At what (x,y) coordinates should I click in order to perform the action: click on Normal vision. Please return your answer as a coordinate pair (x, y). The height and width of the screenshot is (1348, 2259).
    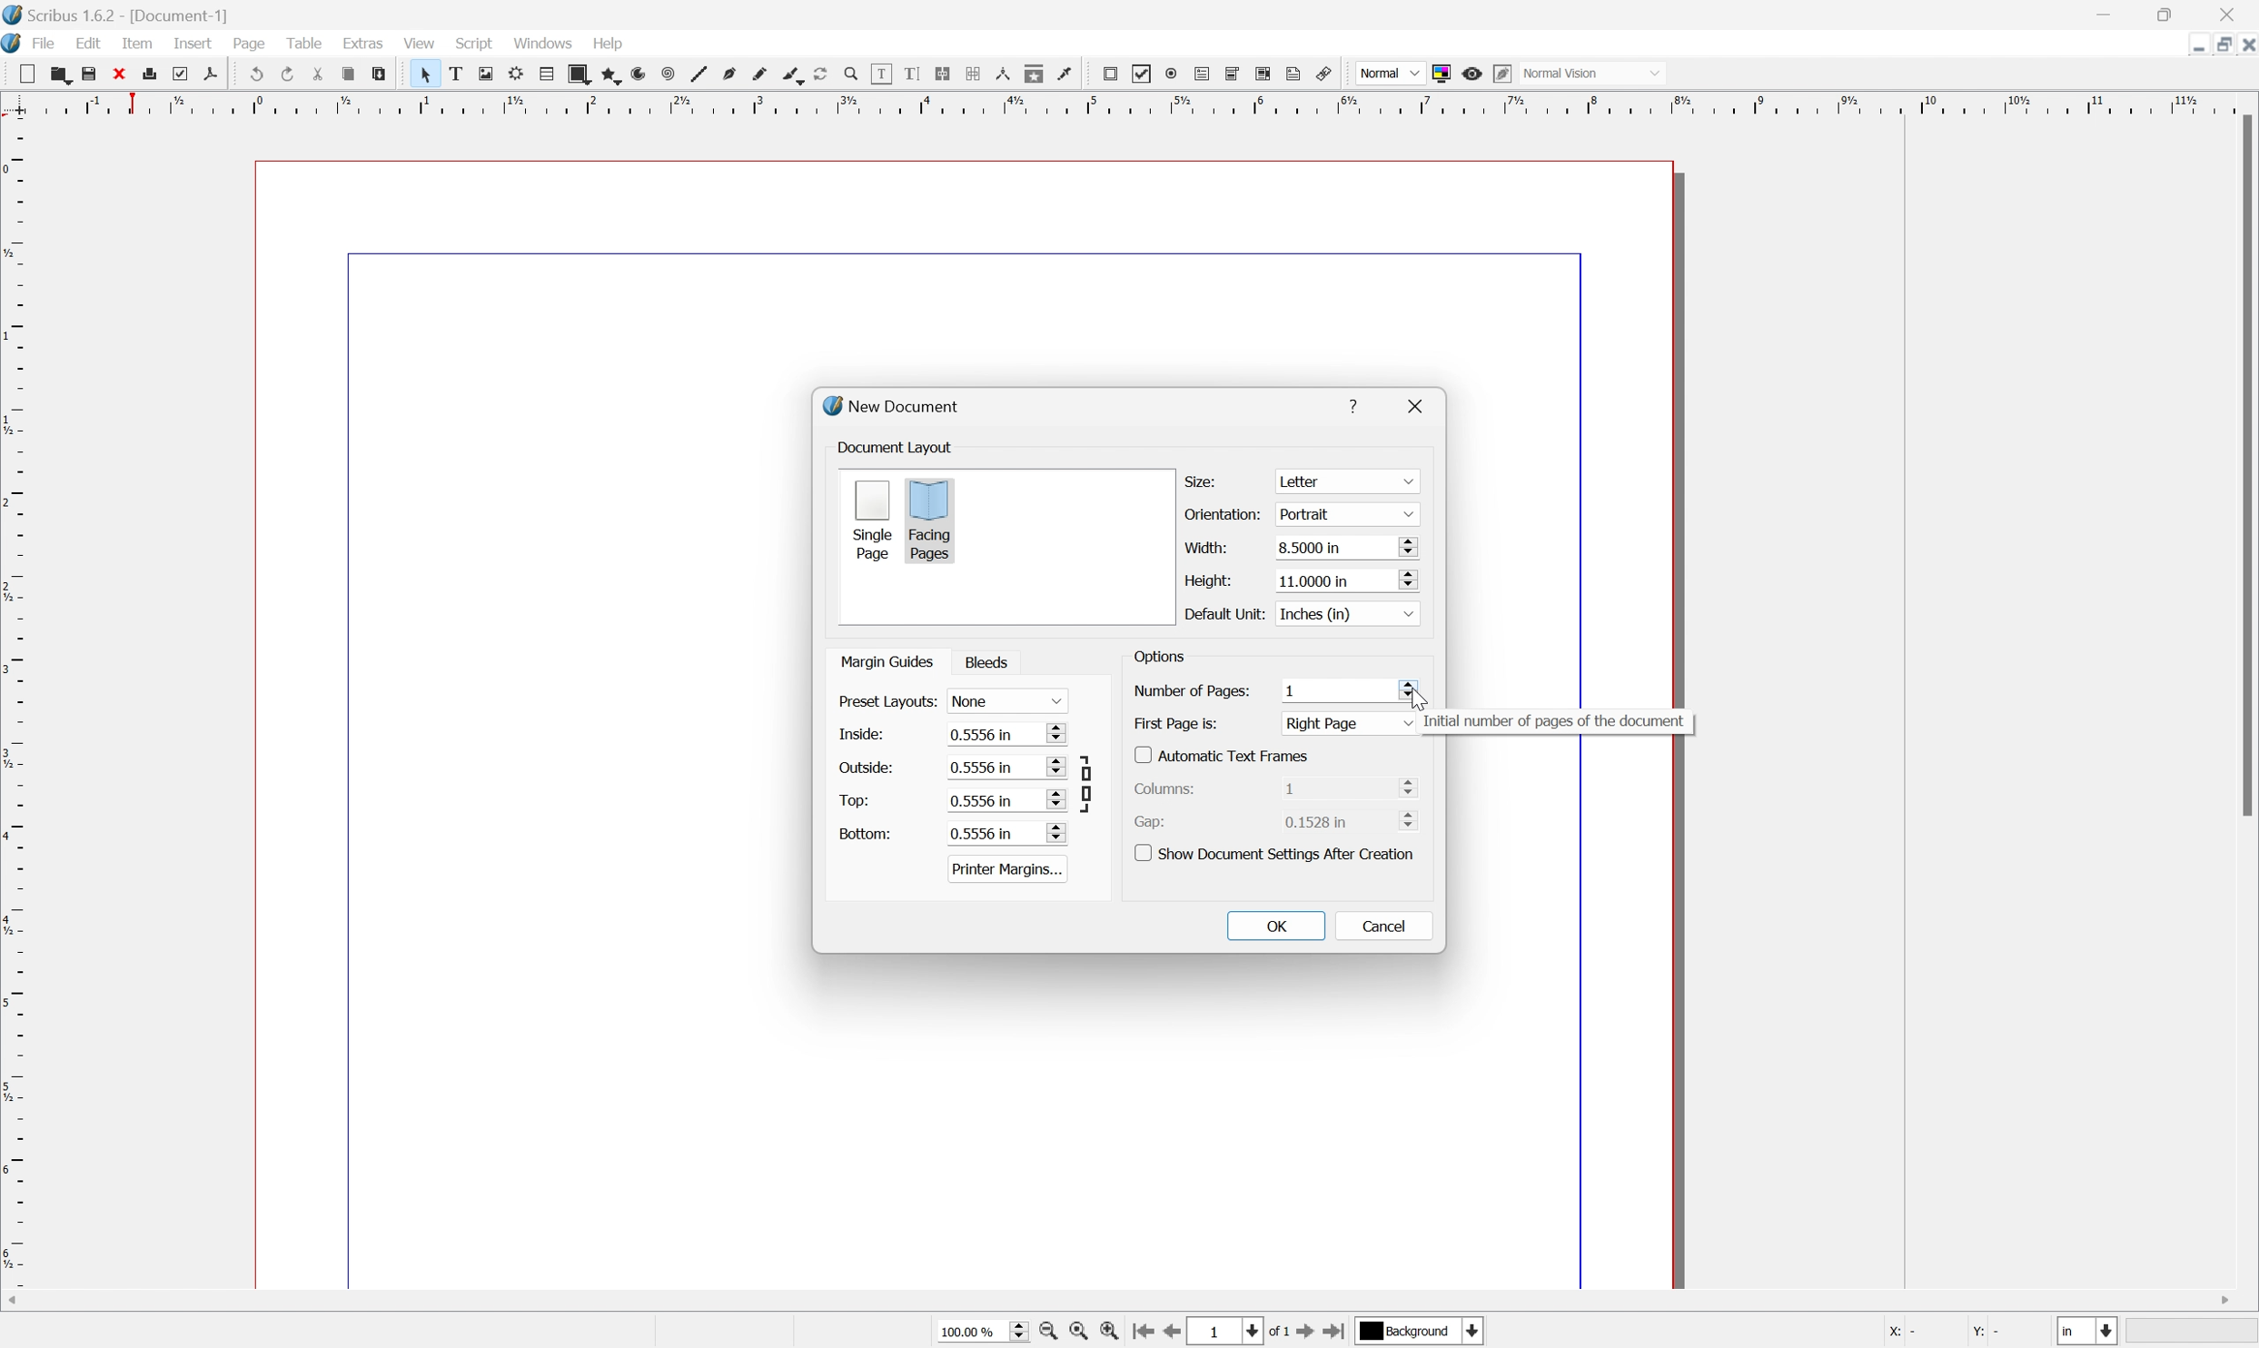
    Looking at the image, I should click on (1600, 74).